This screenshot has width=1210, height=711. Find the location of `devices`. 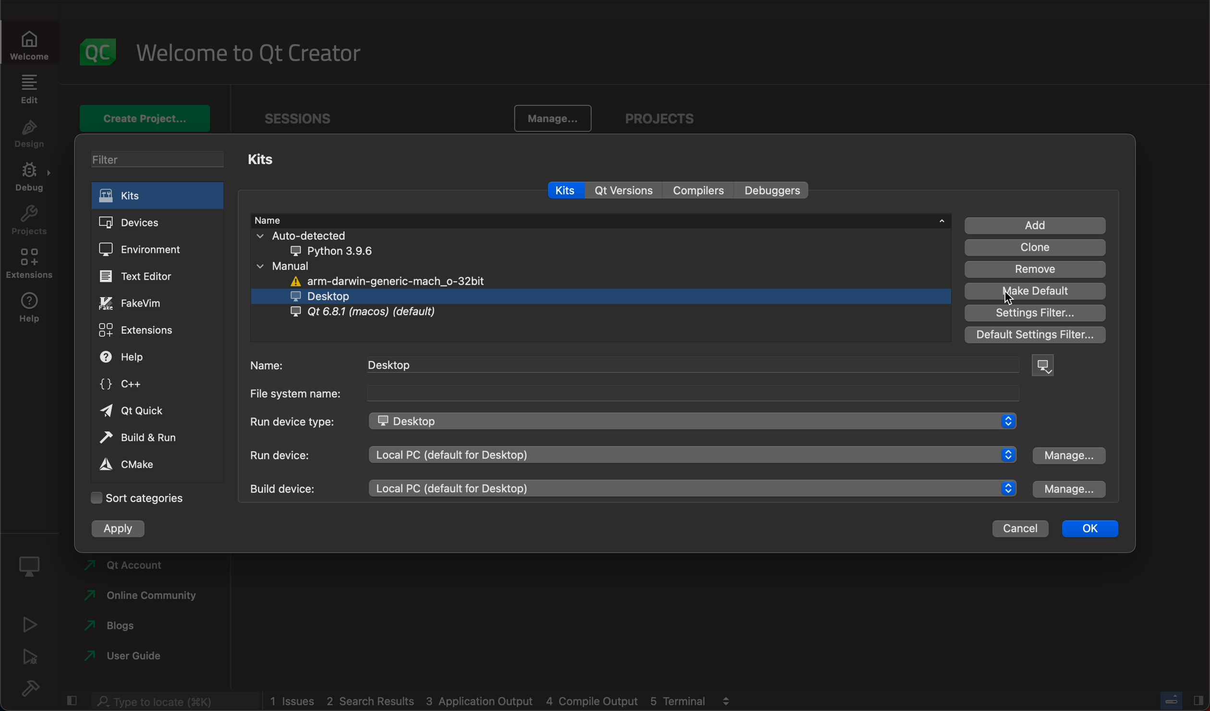

devices is located at coordinates (157, 224).